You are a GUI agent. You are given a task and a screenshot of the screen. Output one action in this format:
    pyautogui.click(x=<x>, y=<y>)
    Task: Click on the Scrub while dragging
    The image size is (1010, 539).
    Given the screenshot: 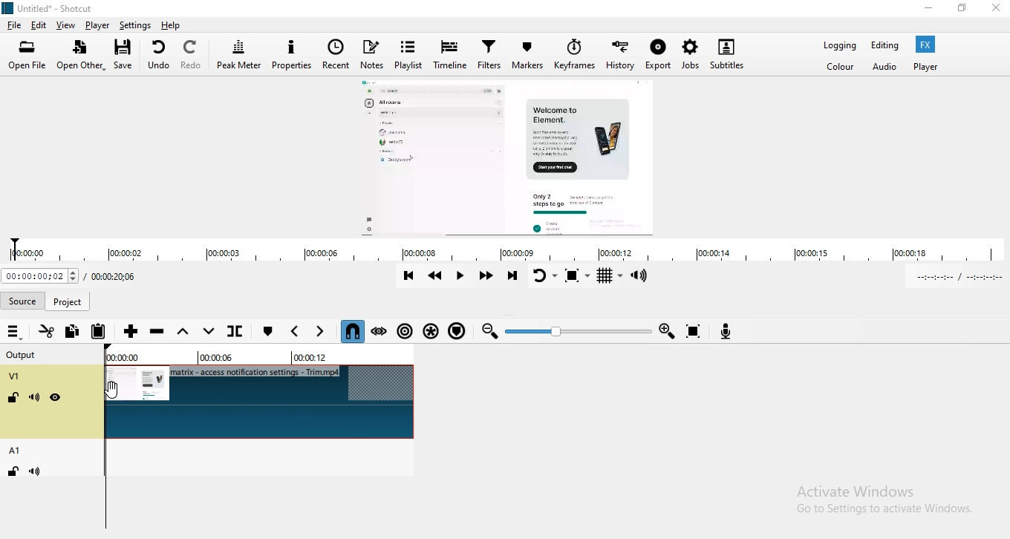 What is the action you would take?
    pyautogui.click(x=378, y=330)
    